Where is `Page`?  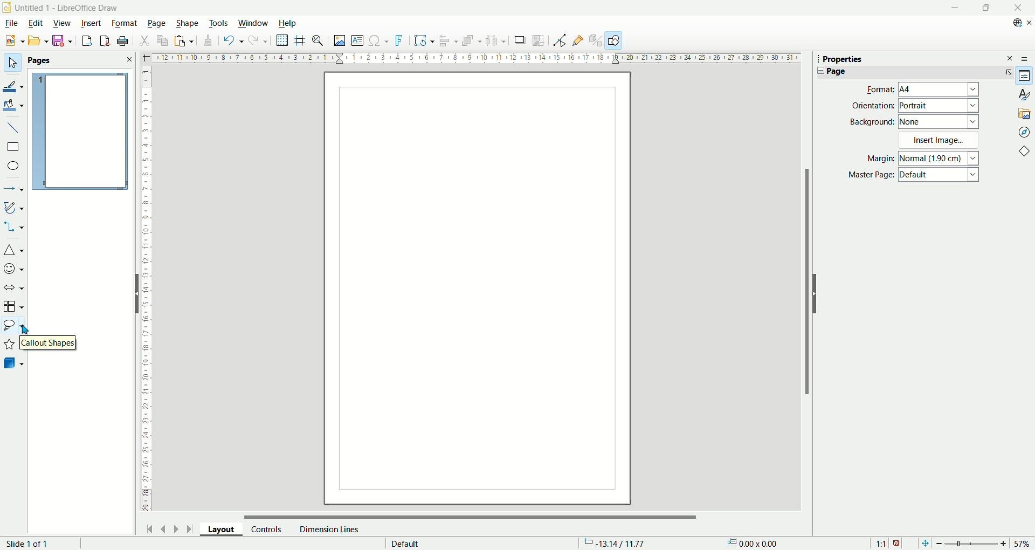
Page is located at coordinates (836, 71).